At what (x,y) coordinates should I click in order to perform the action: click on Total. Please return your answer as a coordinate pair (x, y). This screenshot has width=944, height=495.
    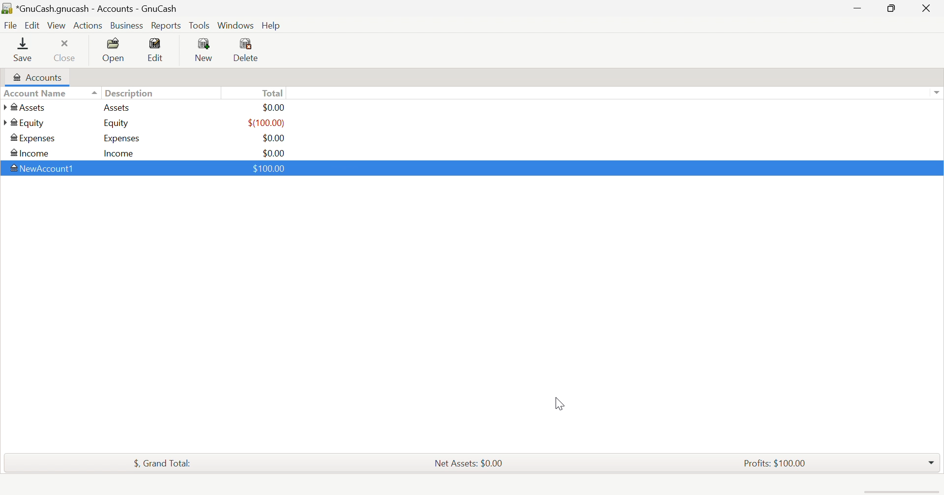
    Looking at the image, I should click on (273, 93).